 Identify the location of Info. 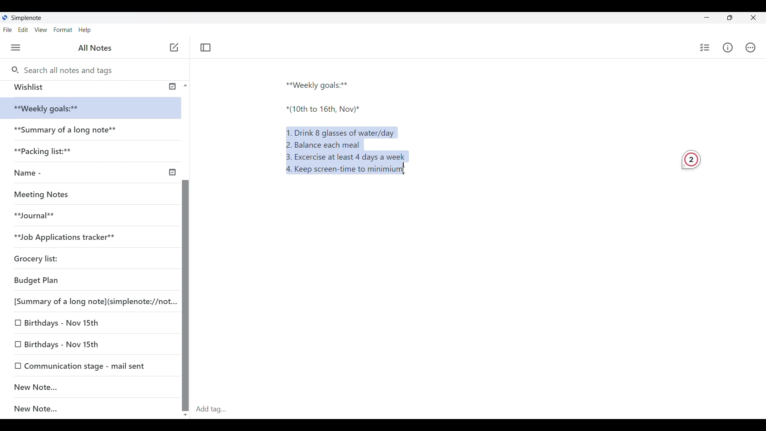
(729, 48).